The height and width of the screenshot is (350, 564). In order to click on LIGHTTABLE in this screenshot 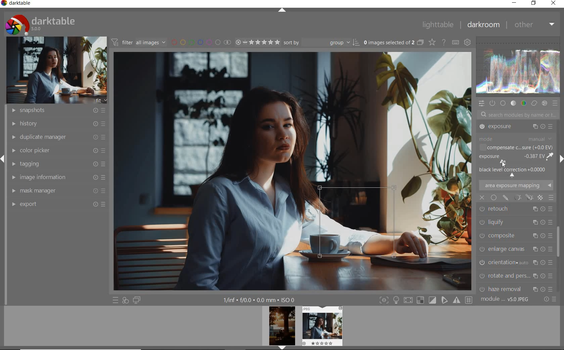, I will do `click(438, 25)`.